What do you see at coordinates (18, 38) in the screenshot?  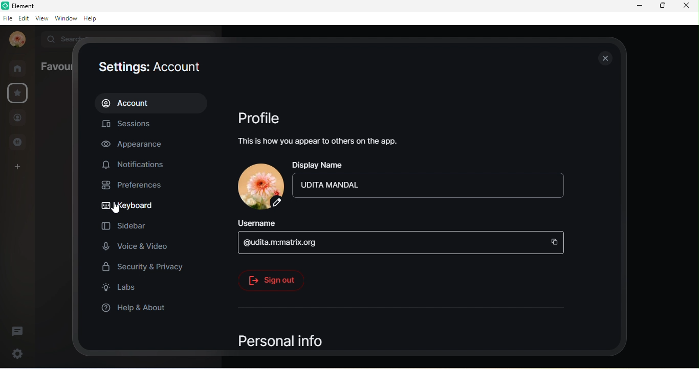 I see `profile photo` at bounding box center [18, 38].